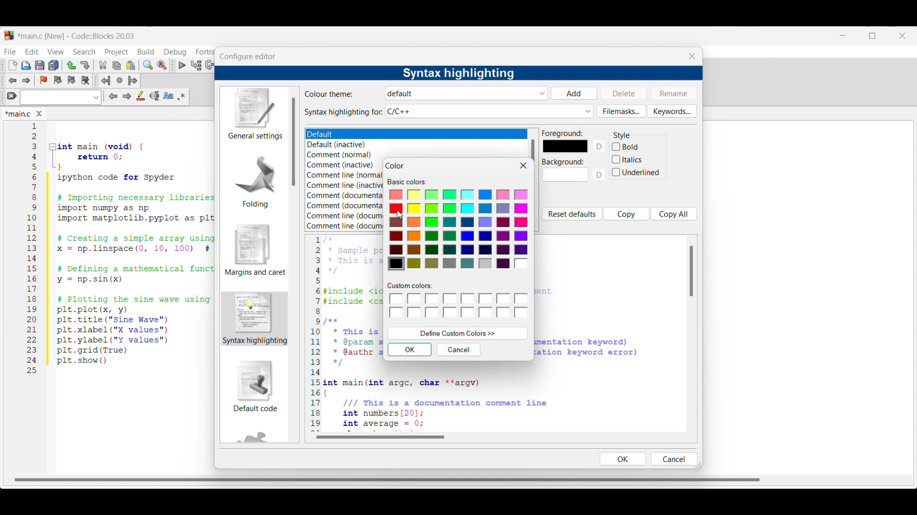  I want to click on Undo, so click(71, 65).